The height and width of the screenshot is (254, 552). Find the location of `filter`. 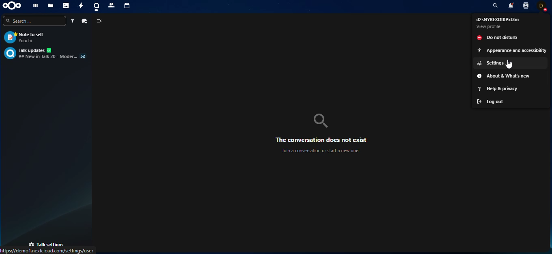

filter is located at coordinates (72, 21).